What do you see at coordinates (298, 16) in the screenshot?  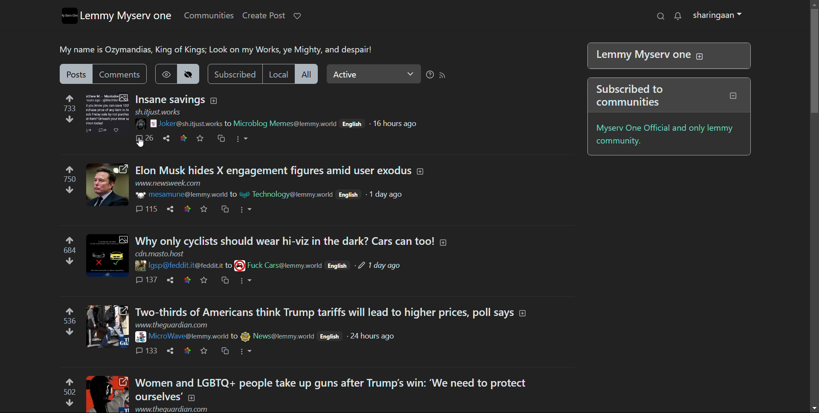 I see `donate to lemmy` at bounding box center [298, 16].